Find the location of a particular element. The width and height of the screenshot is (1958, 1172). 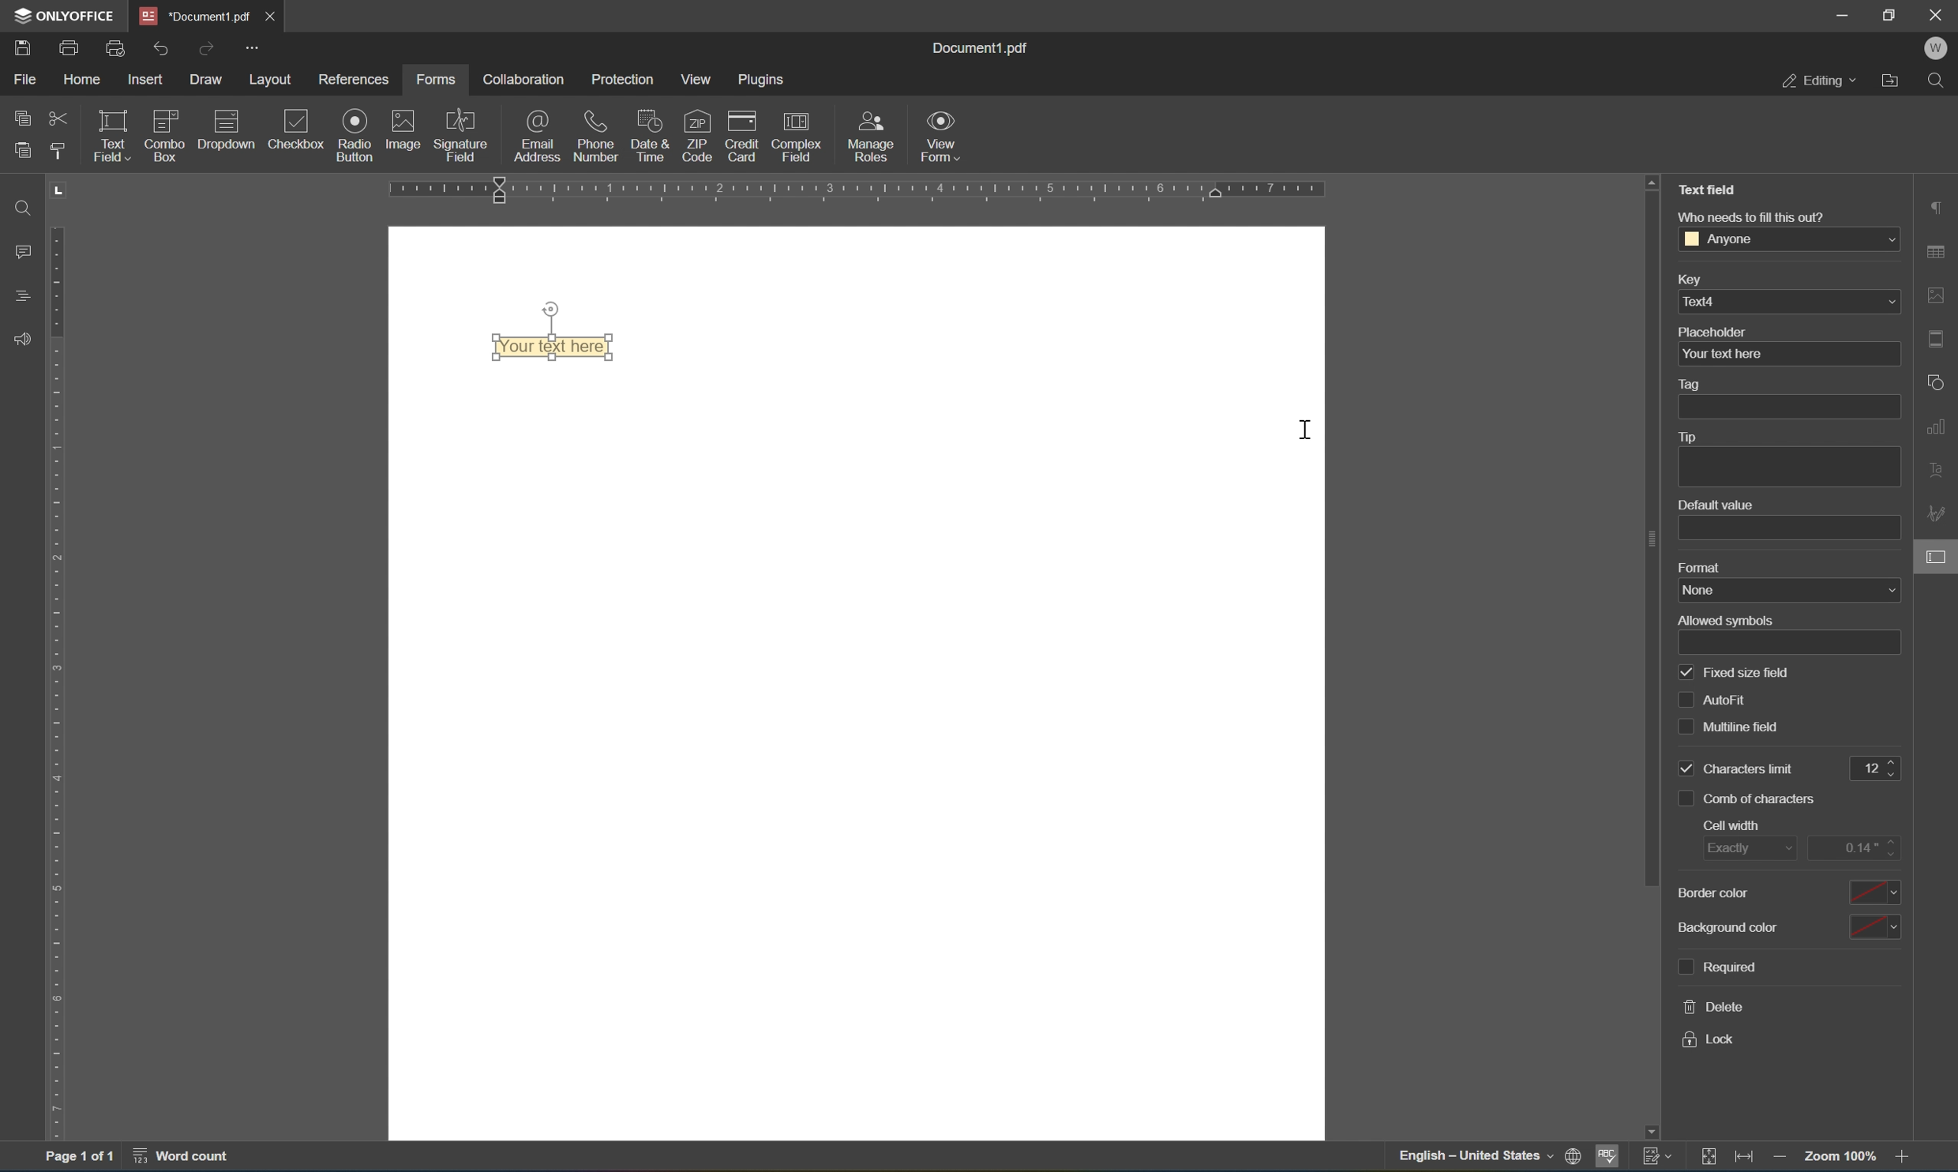

english - united states is located at coordinates (1471, 1157).